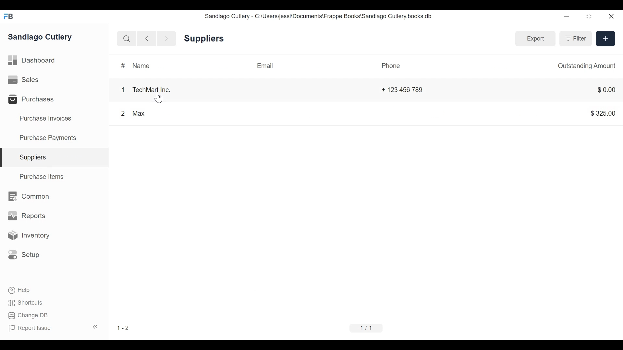  What do you see at coordinates (140, 115) in the screenshot?
I see `Max` at bounding box center [140, 115].